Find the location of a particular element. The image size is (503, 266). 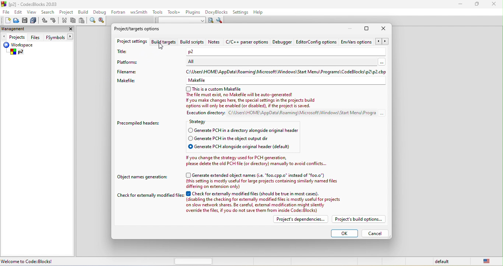

generate pch in a directory alongside original header is located at coordinates (243, 130).